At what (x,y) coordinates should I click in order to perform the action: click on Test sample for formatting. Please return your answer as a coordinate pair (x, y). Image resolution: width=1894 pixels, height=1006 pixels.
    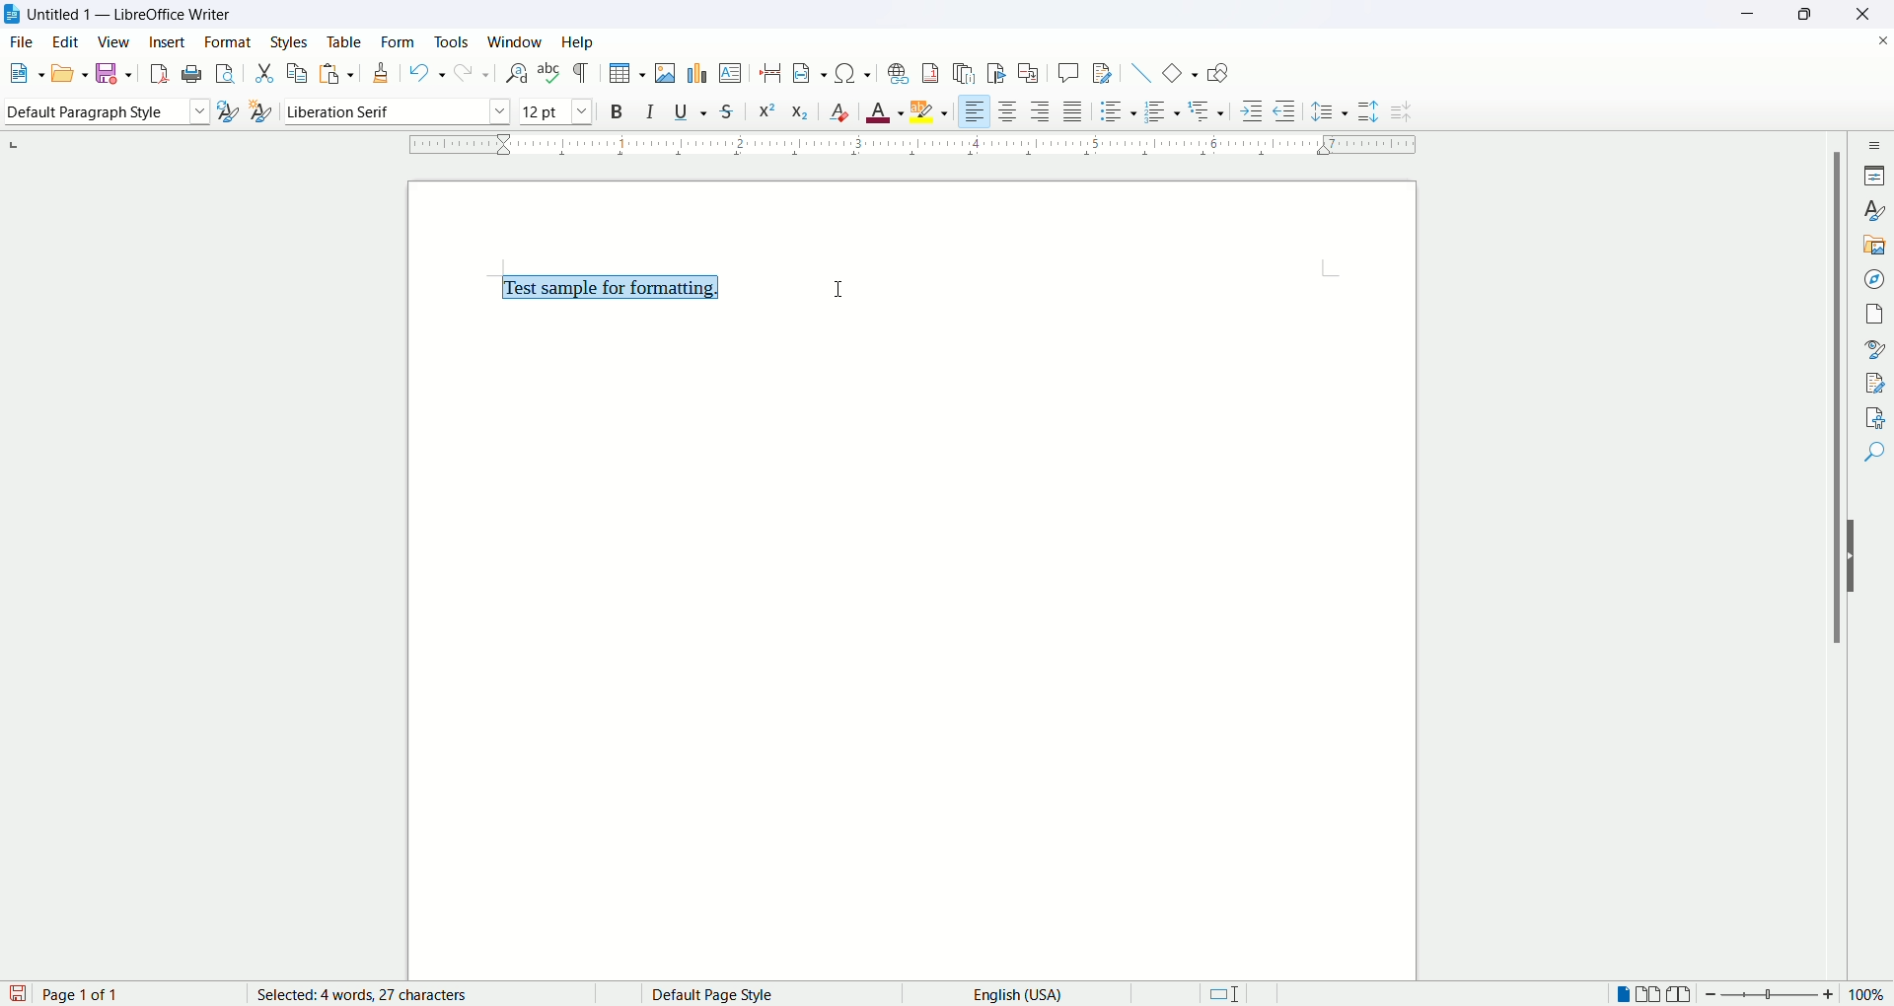
    Looking at the image, I should click on (611, 288).